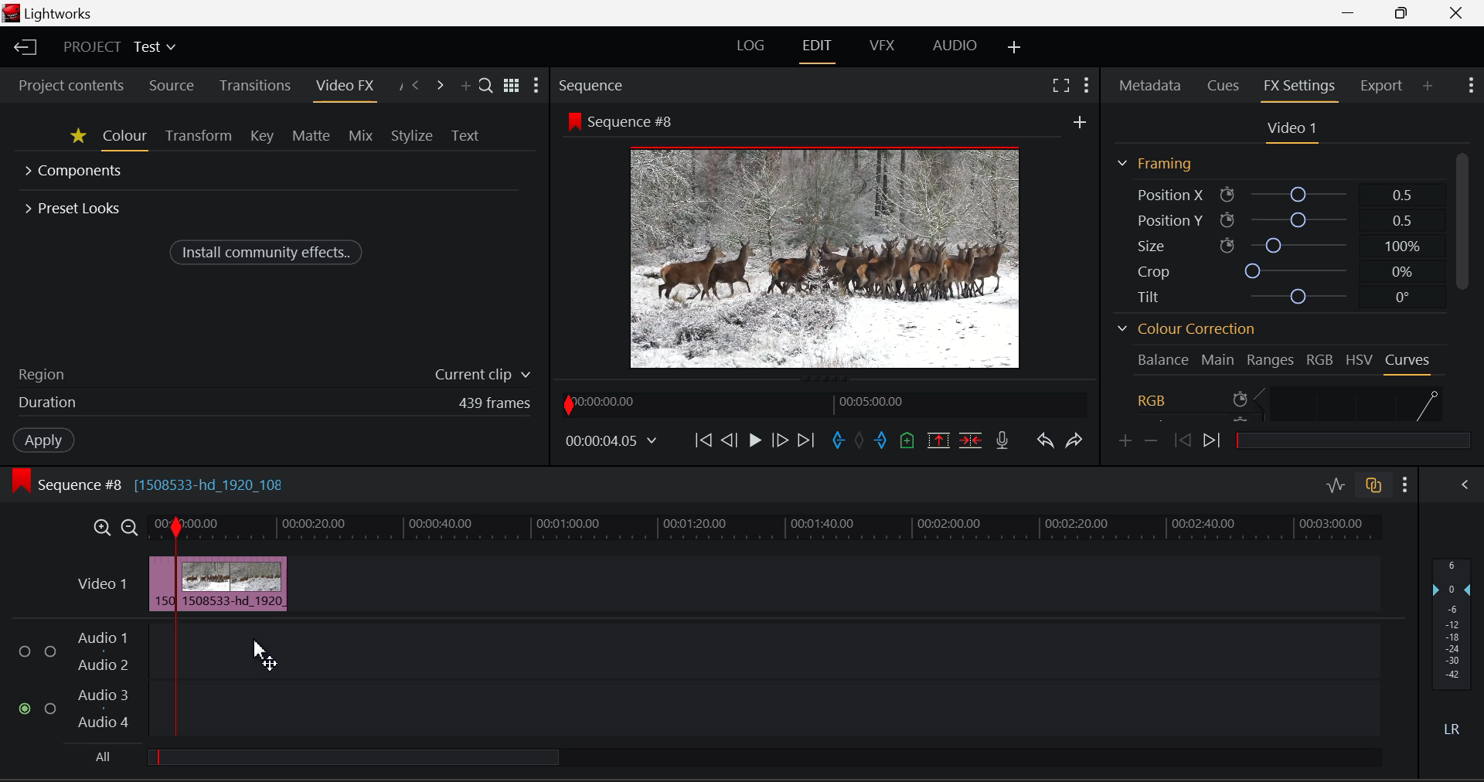  I want to click on Remove keyframe, so click(1152, 441).